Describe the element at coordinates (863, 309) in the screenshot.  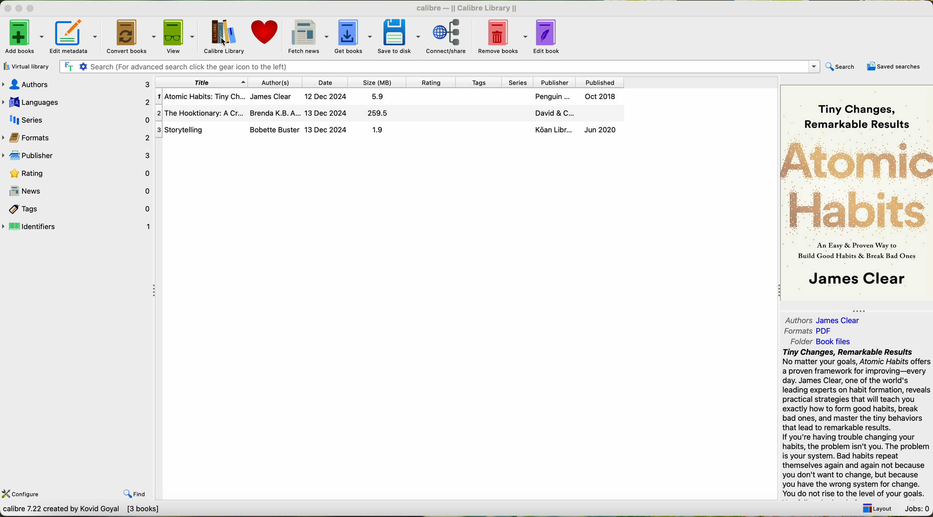
I see `collapse` at that location.